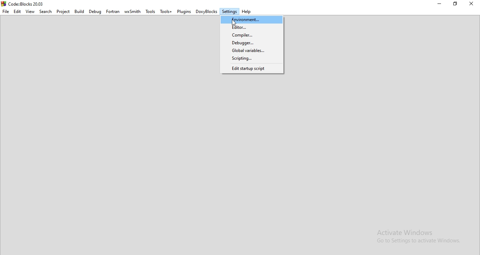 This screenshot has height=255, width=480. What do you see at coordinates (251, 69) in the screenshot?
I see `Edit startup script` at bounding box center [251, 69].